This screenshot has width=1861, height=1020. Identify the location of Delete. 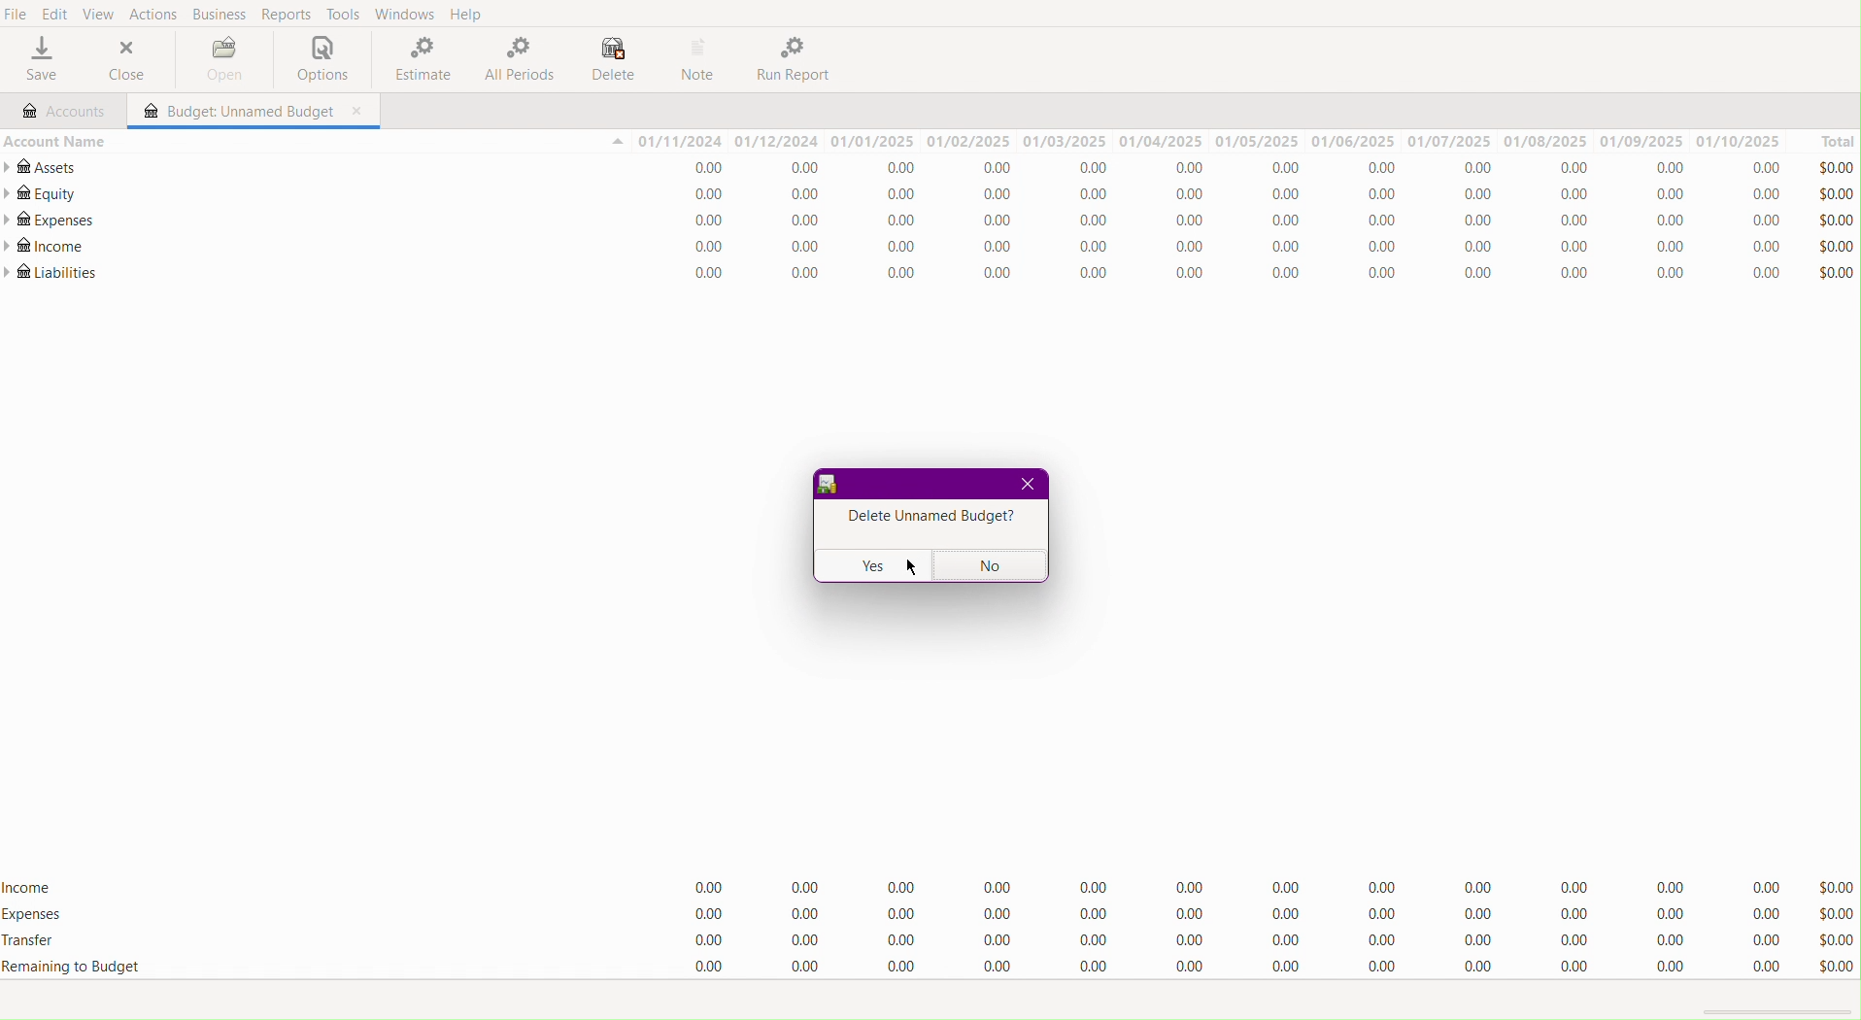
(612, 58).